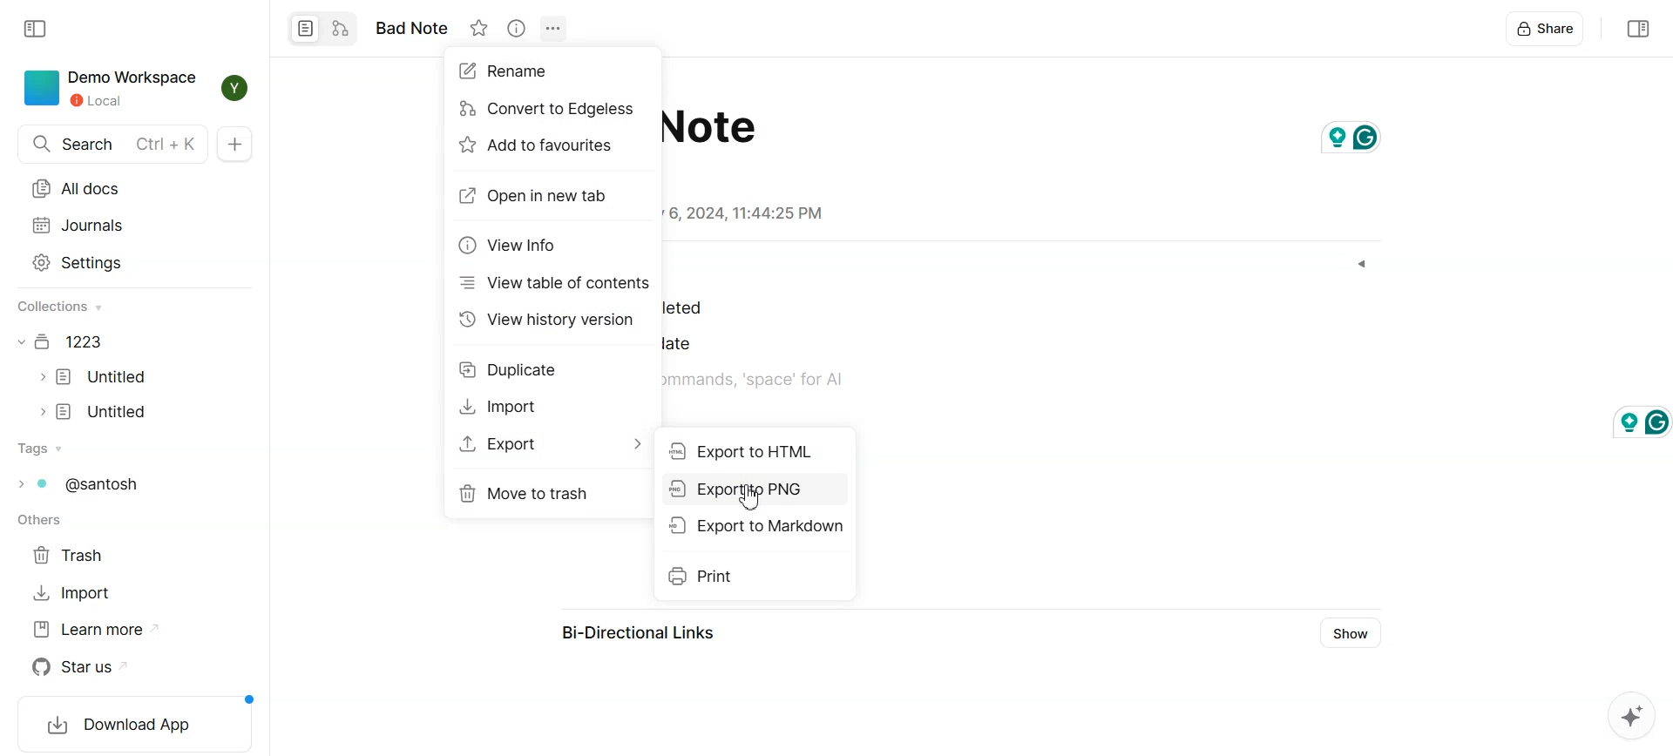 The width and height of the screenshot is (1673, 756). I want to click on Share, so click(1547, 30).